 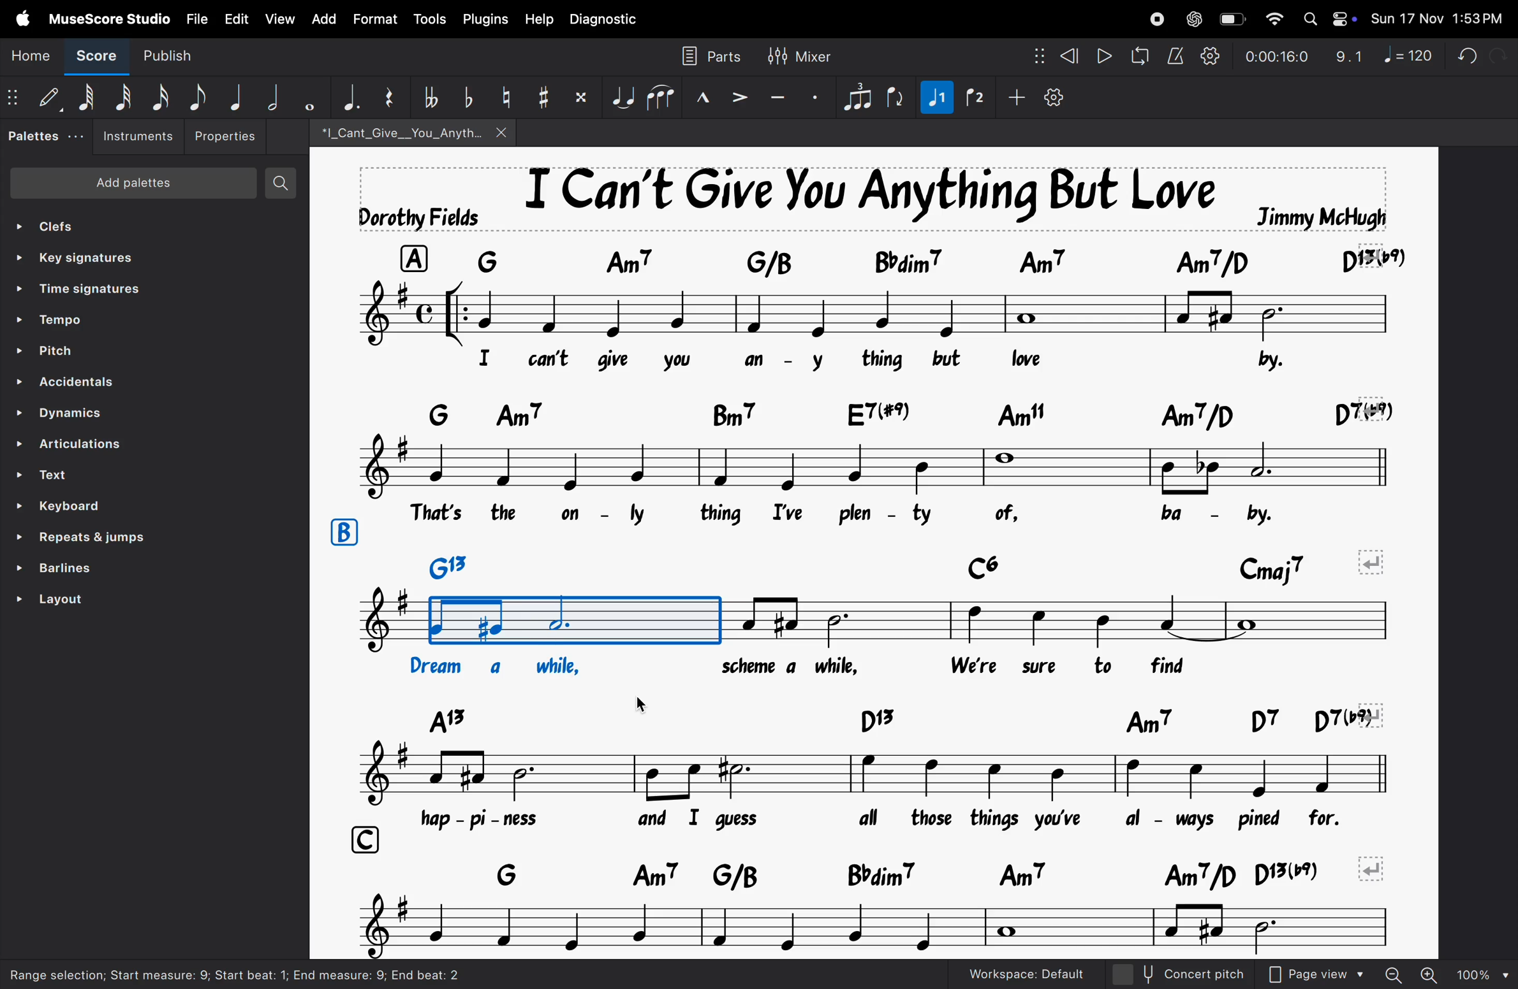 What do you see at coordinates (973, 97) in the screenshot?
I see `rythym 2` at bounding box center [973, 97].